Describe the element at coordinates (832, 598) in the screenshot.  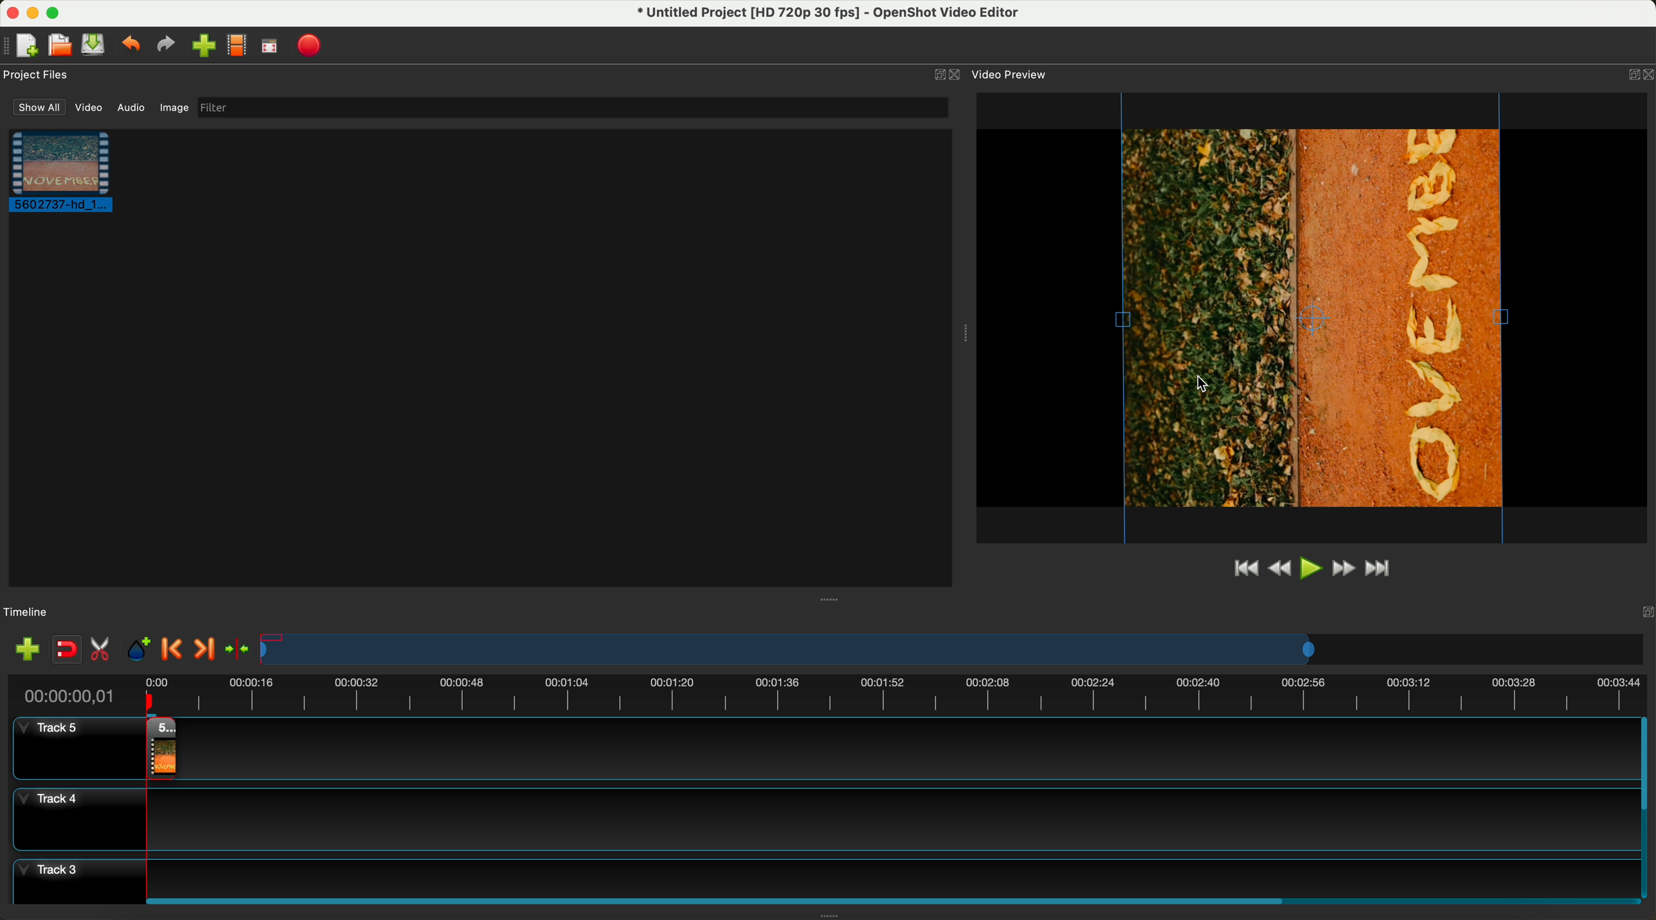
I see `` at that location.